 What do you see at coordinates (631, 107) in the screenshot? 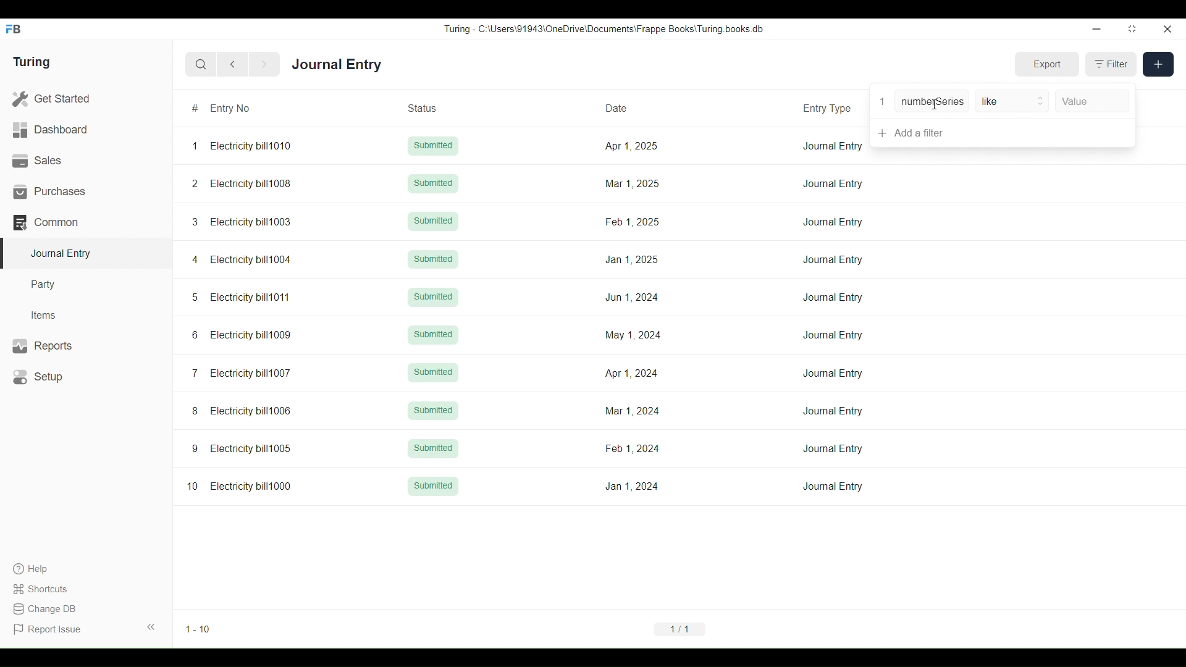
I see `Date` at bounding box center [631, 107].